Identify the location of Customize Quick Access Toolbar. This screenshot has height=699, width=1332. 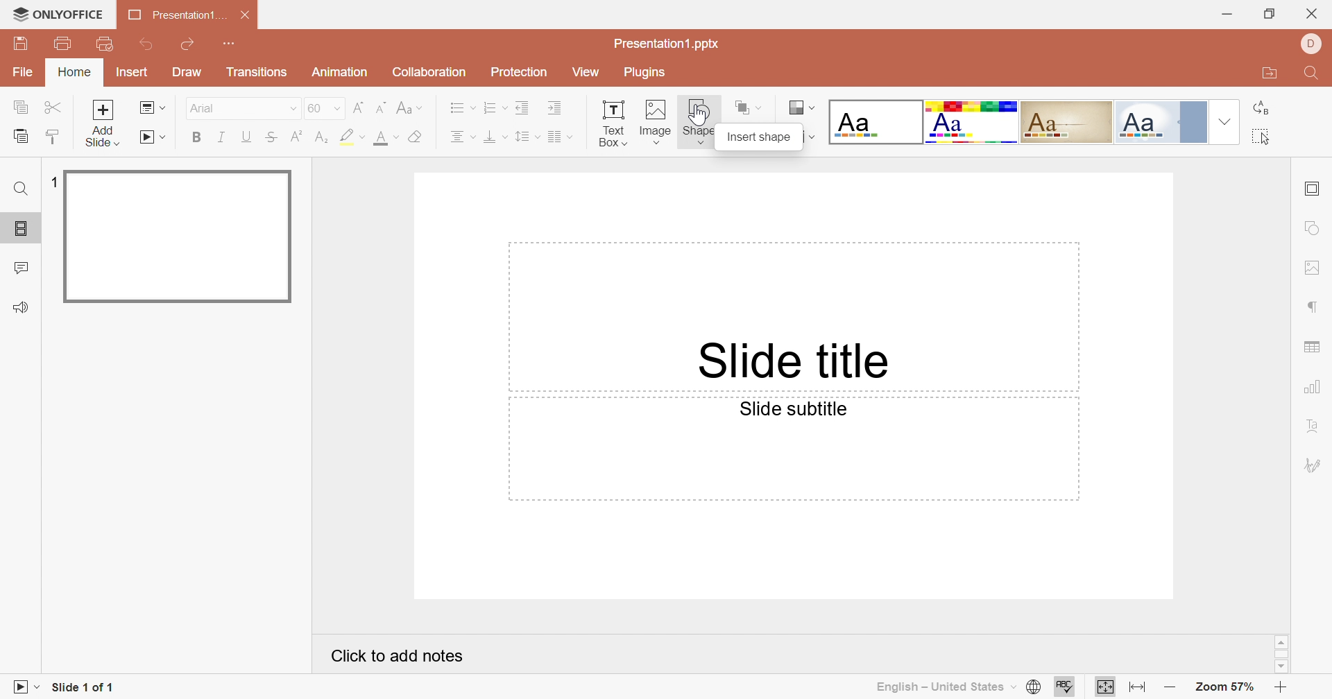
(230, 42).